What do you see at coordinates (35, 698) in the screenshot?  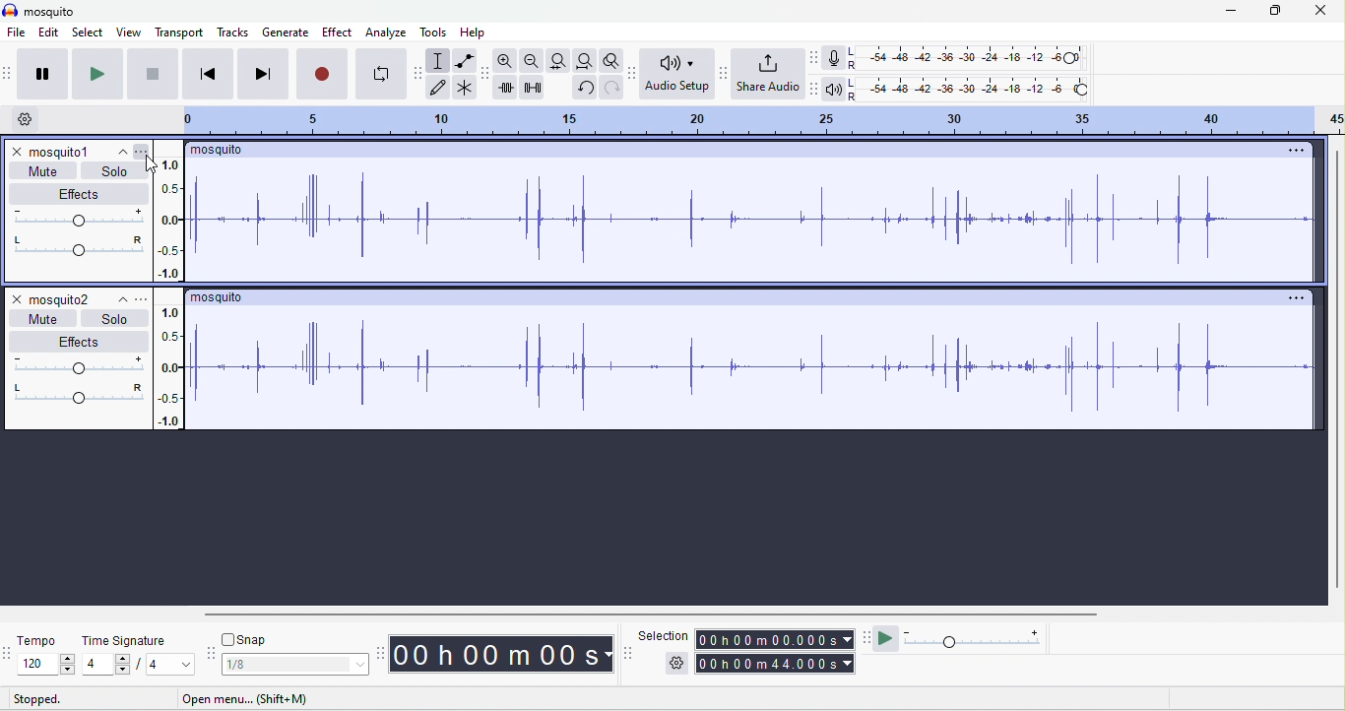 I see `stopped` at bounding box center [35, 698].